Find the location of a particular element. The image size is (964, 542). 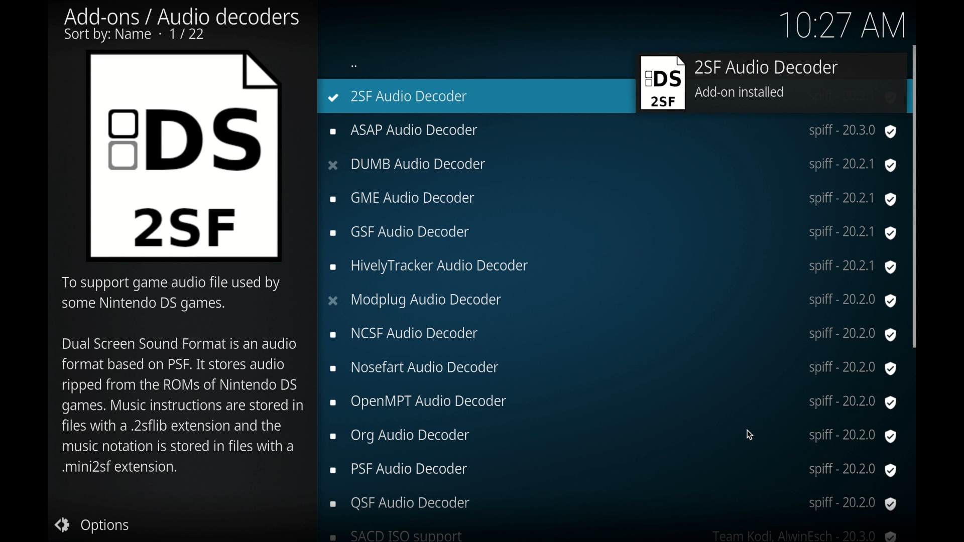

gme audio decoder is located at coordinates (612, 199).